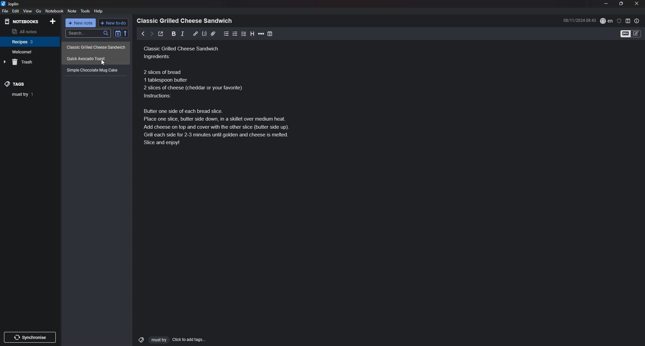 Image resolution: width=645 pixels, height=346 pixels. What do you see at coordinates (172, 34) in the screenshot?
I see `bold` at bounding box center [172, 34].